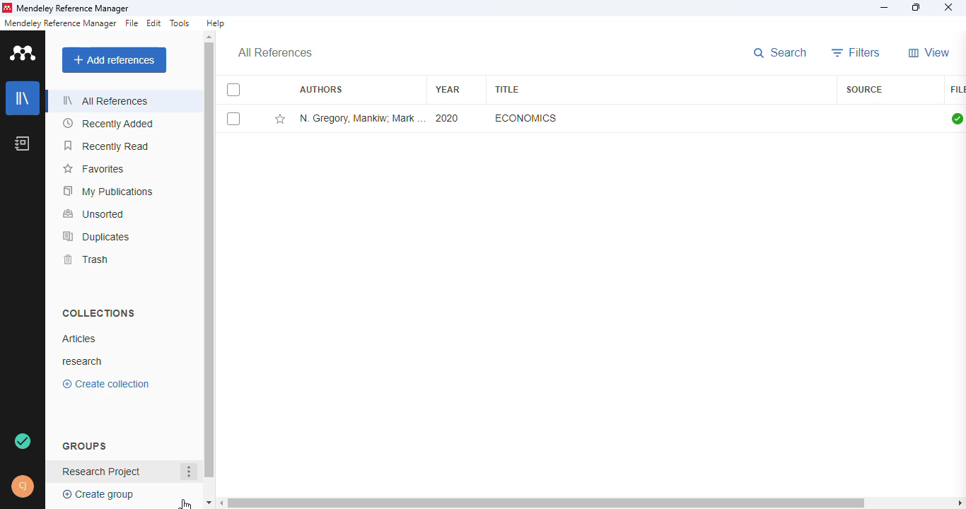  Describe the element at coordinates (132, 23) in the screenshot. I see `file` at that location.